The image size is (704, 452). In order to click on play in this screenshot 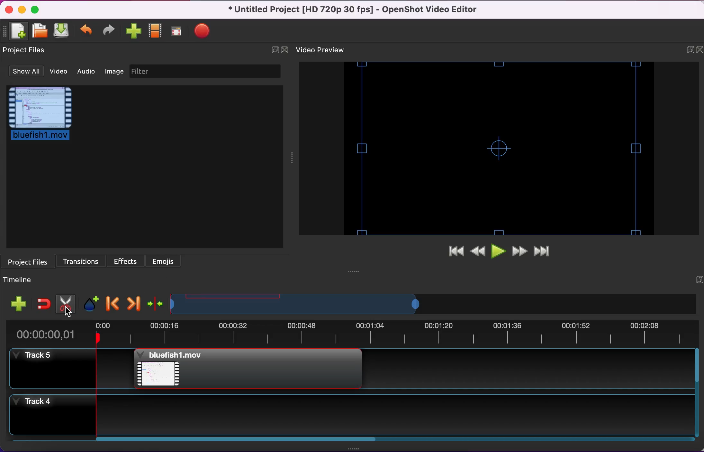, I will do `click(498, 251)`.